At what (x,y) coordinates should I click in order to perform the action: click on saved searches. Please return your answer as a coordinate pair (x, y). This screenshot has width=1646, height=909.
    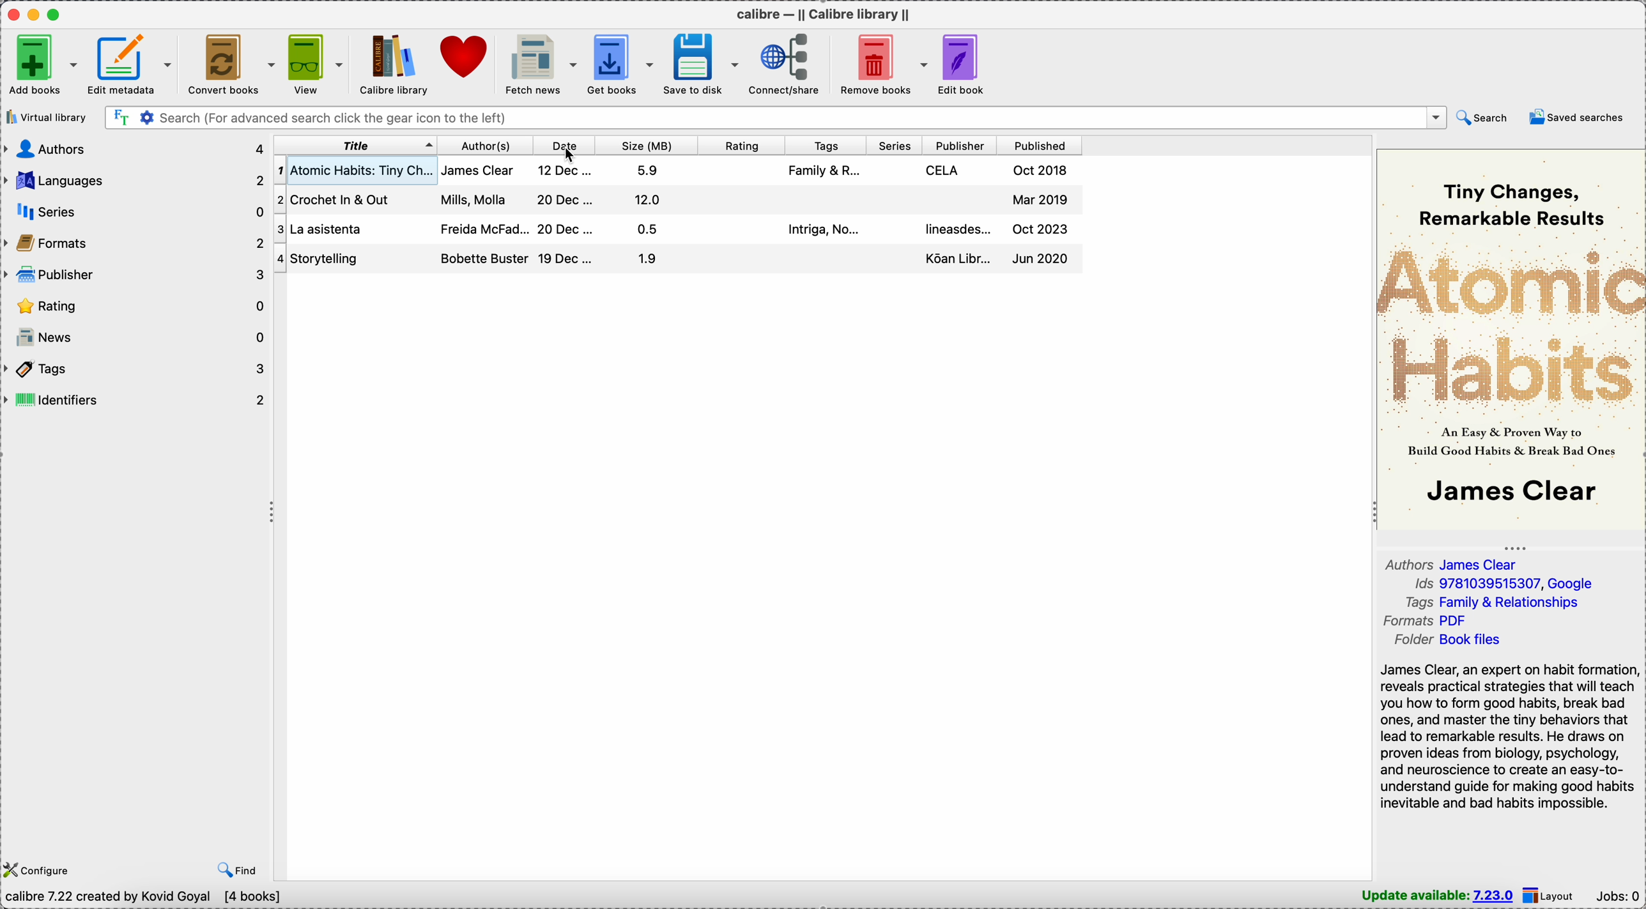
    Looking at the image, I should click on (1575, 116).